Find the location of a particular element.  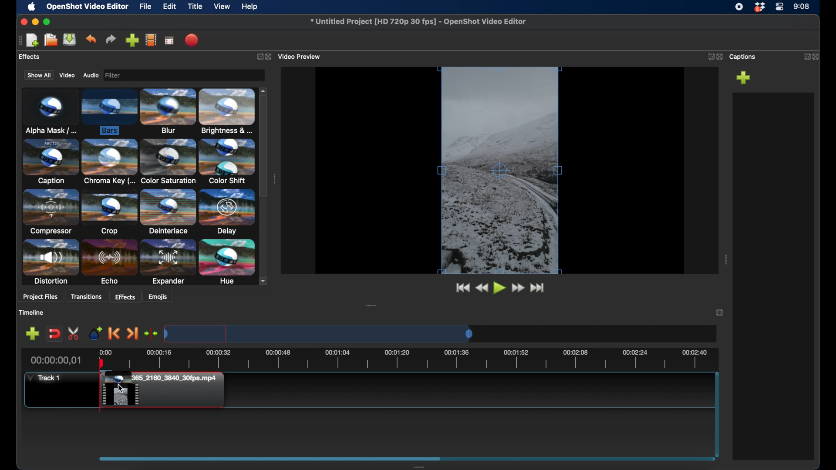

full screen is located at coordinates (169, 40).